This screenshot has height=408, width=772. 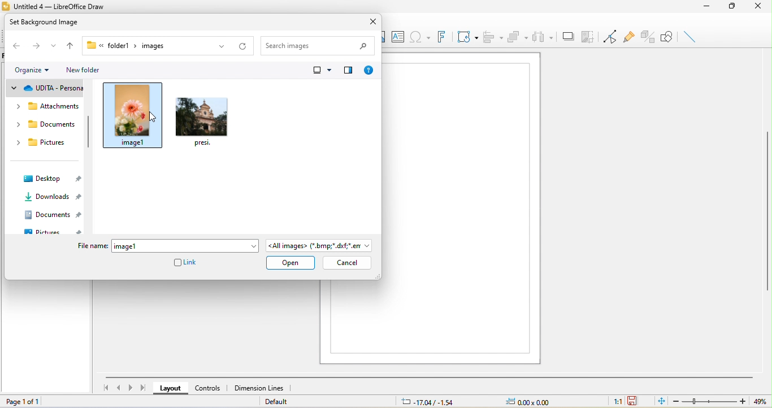 I want to click on refresh, so click(x=240, y=45).